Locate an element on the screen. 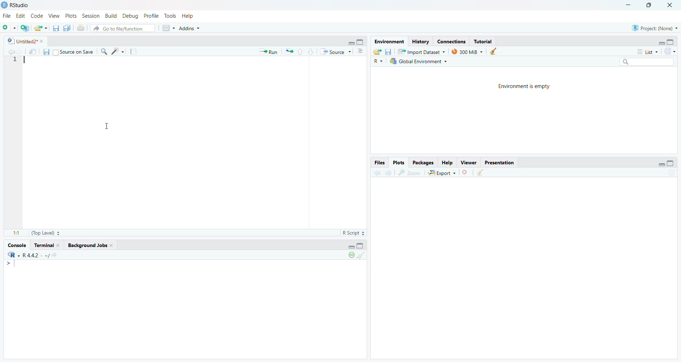 The height and width of the screenshot is (362, 681). clear console is located at coordinates (361, 256).